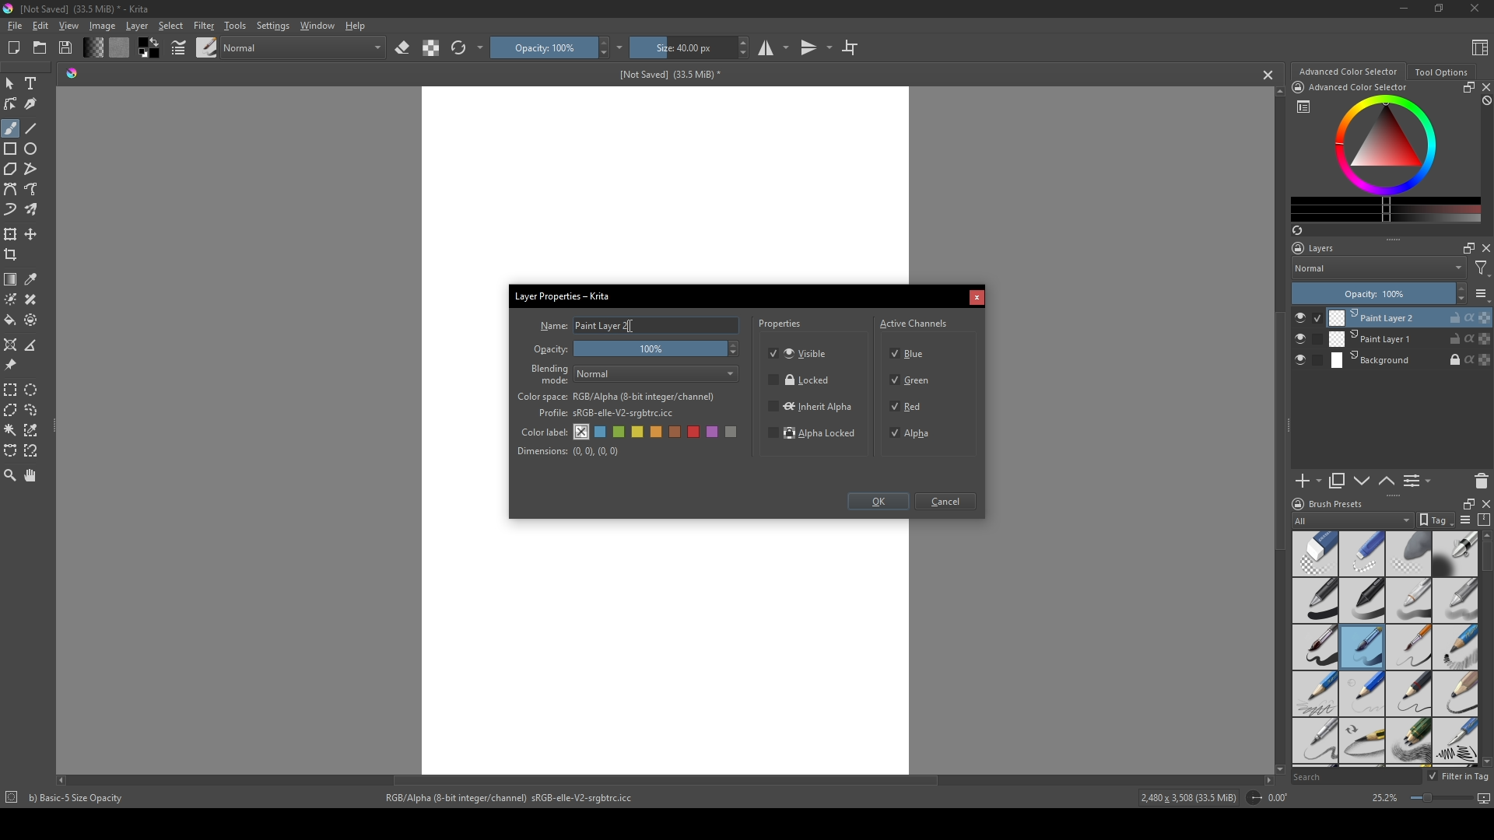 The image size is (1494, 840). Describe the element at coordinates (32, 128) in the screenshot. I see `line` at that location.